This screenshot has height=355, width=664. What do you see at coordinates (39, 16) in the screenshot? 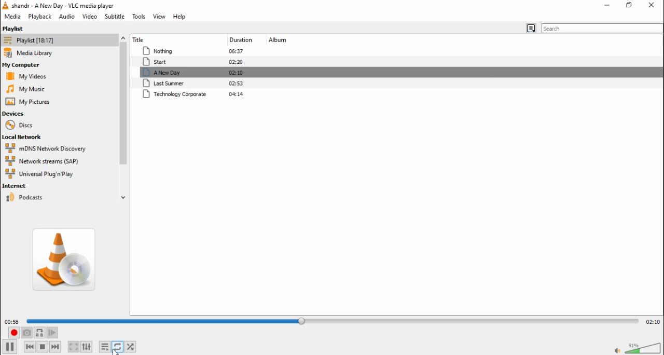
I see `playback` at bounding box center [39, 16].